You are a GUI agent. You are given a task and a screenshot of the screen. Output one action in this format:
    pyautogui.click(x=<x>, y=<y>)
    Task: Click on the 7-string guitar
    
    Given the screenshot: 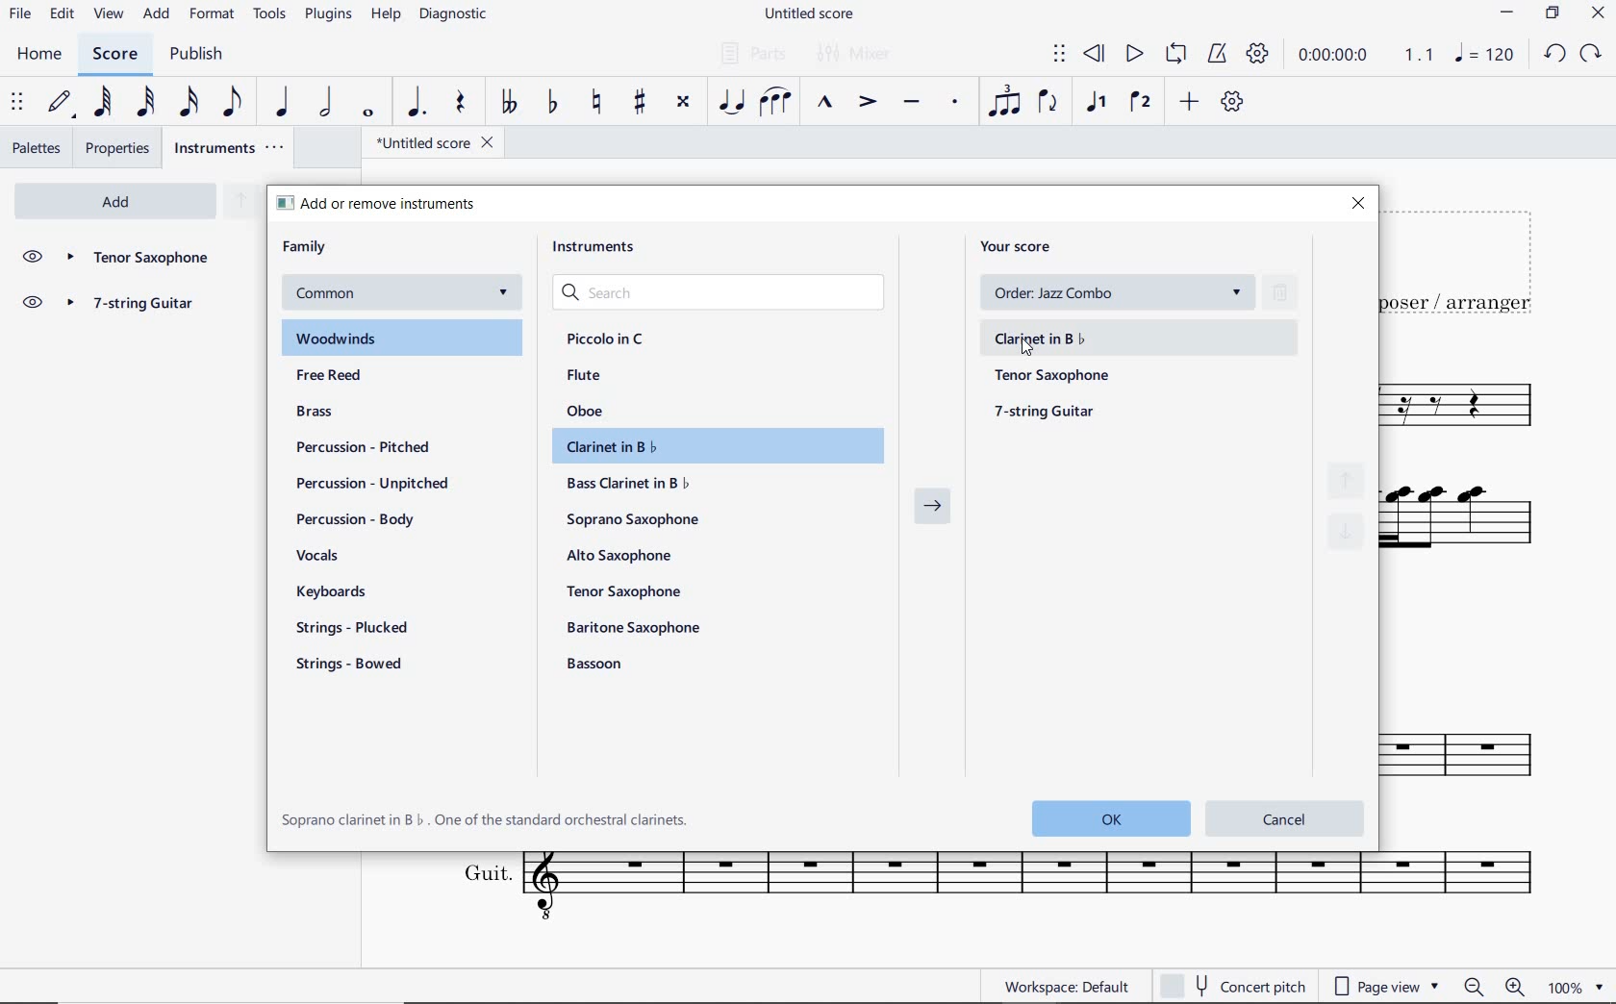 What is the action you would take?
    pyautogui.click(x=1047, y=411)
    